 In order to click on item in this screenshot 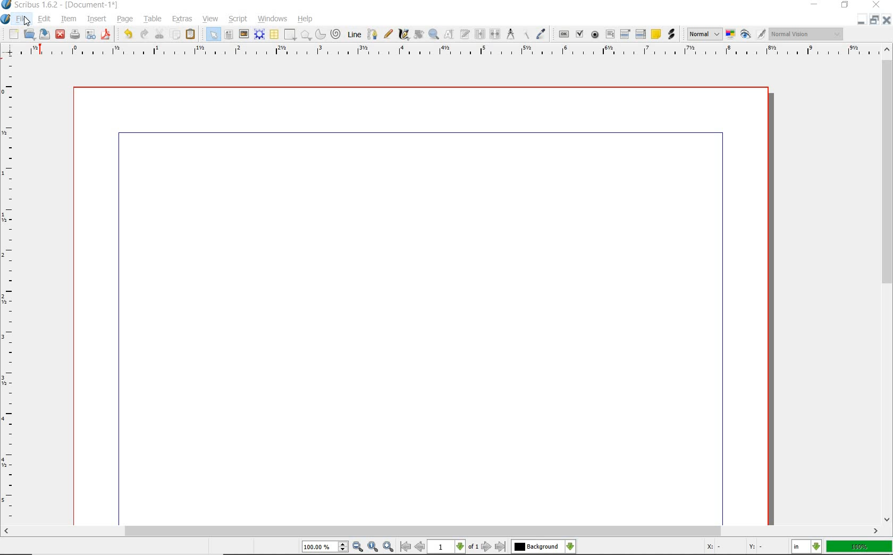, I will do `click(69, 19)`.